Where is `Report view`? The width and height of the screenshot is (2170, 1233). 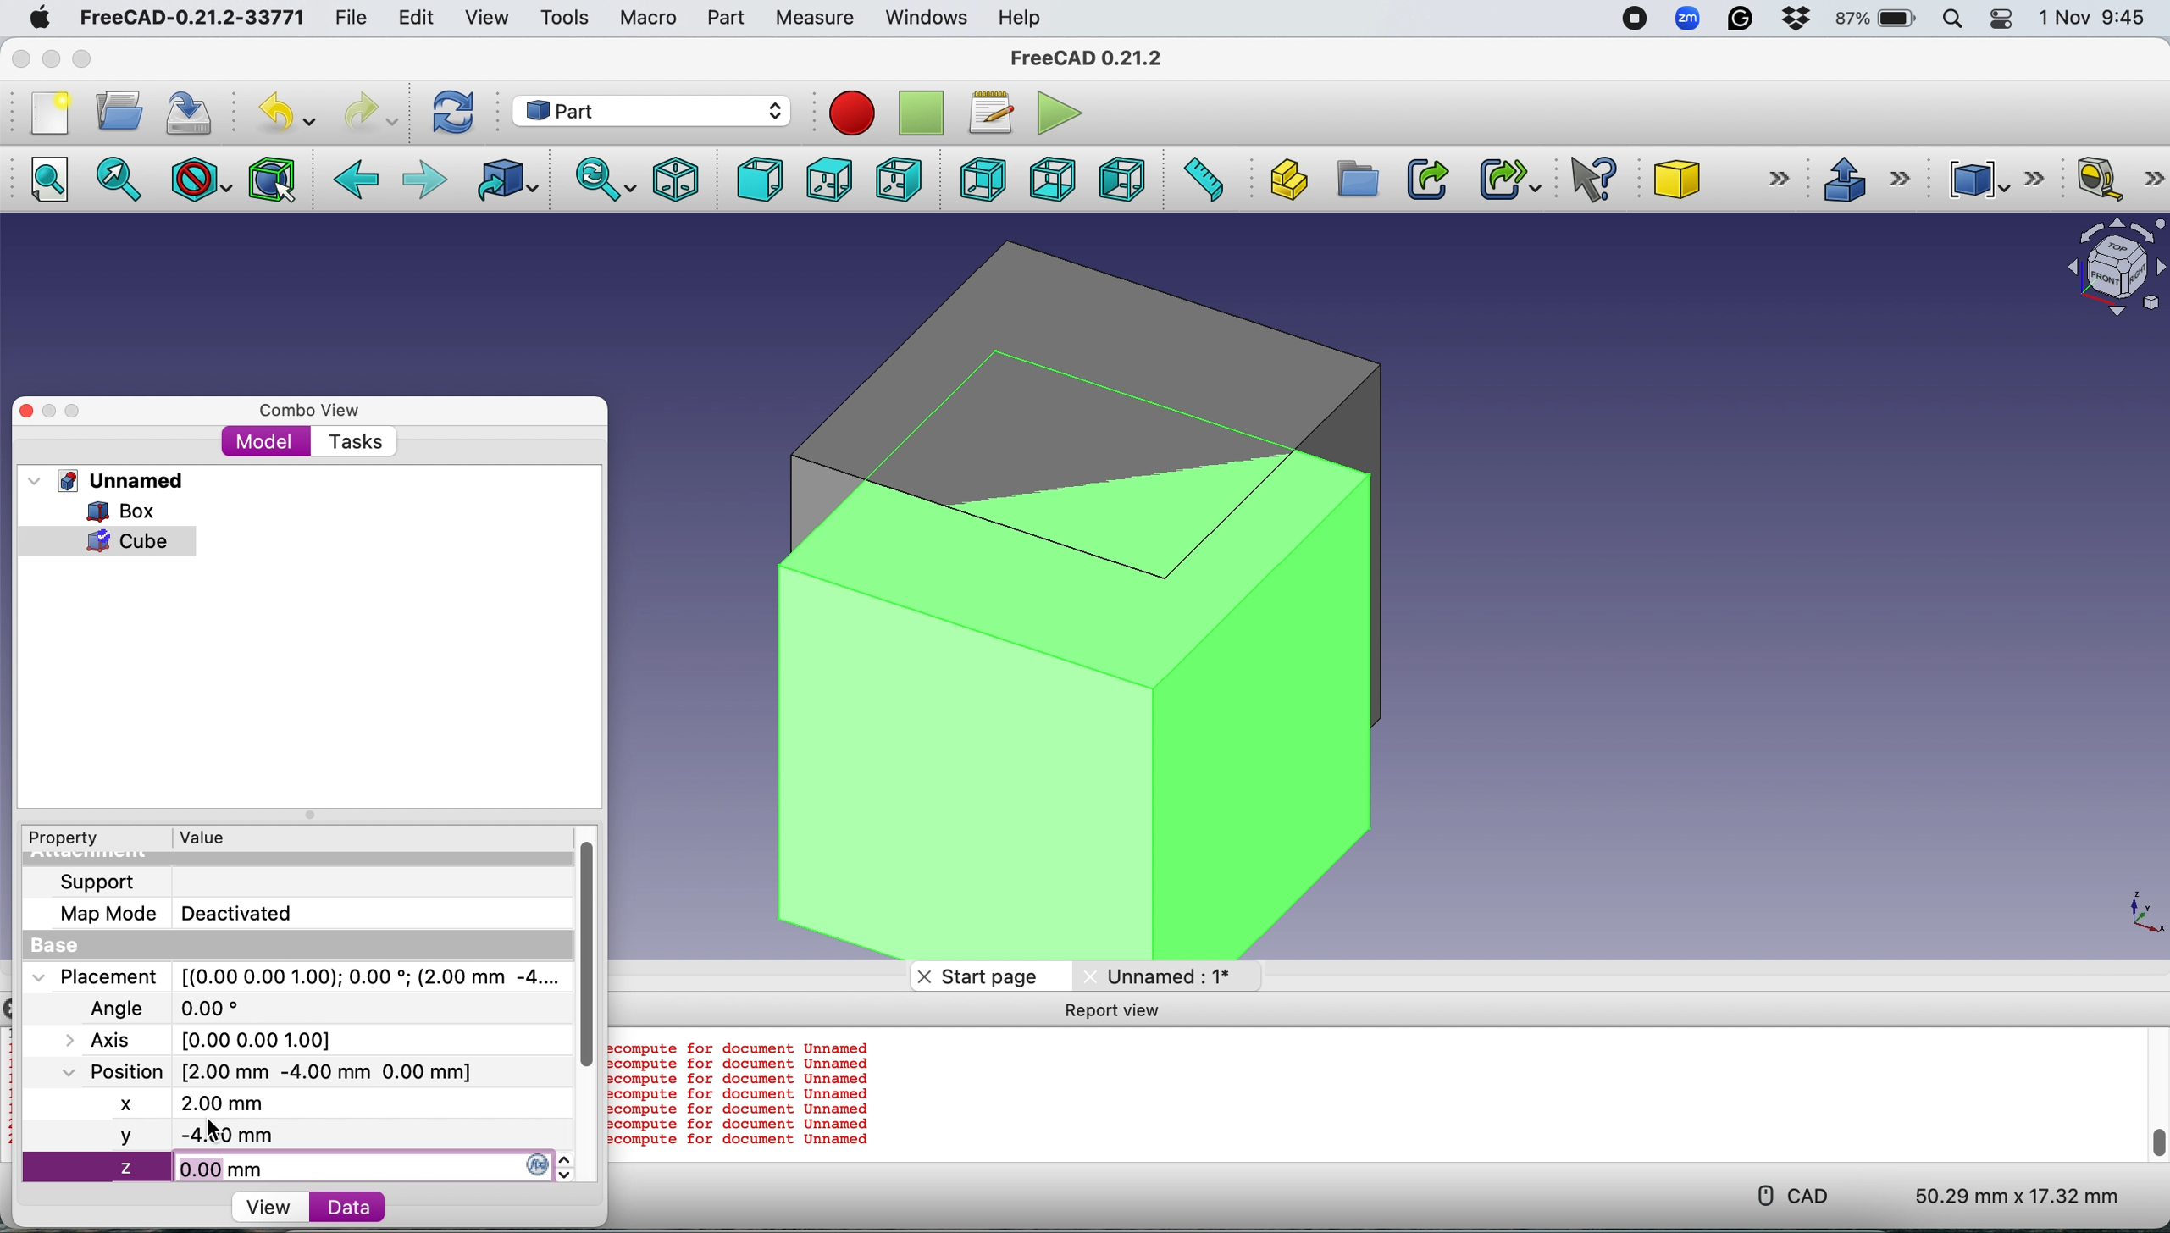 Report view is located at coordinates (1115, 1010).